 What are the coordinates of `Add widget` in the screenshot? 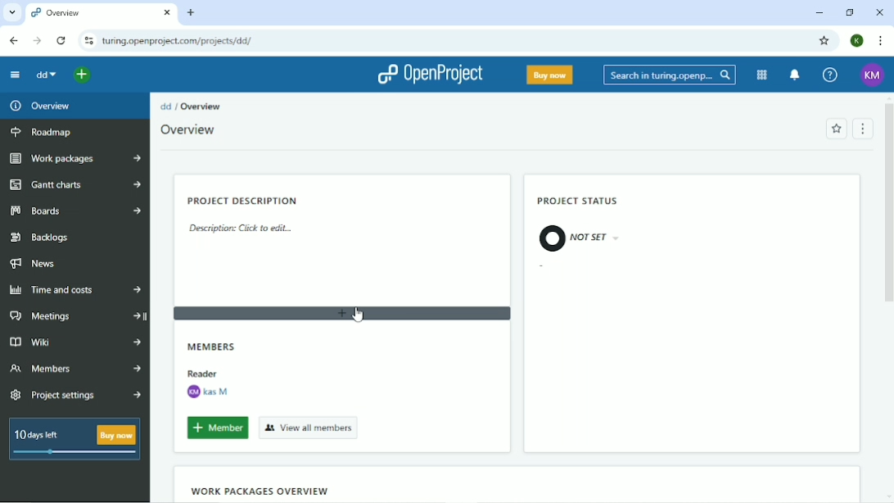 It's located at (342, 314).